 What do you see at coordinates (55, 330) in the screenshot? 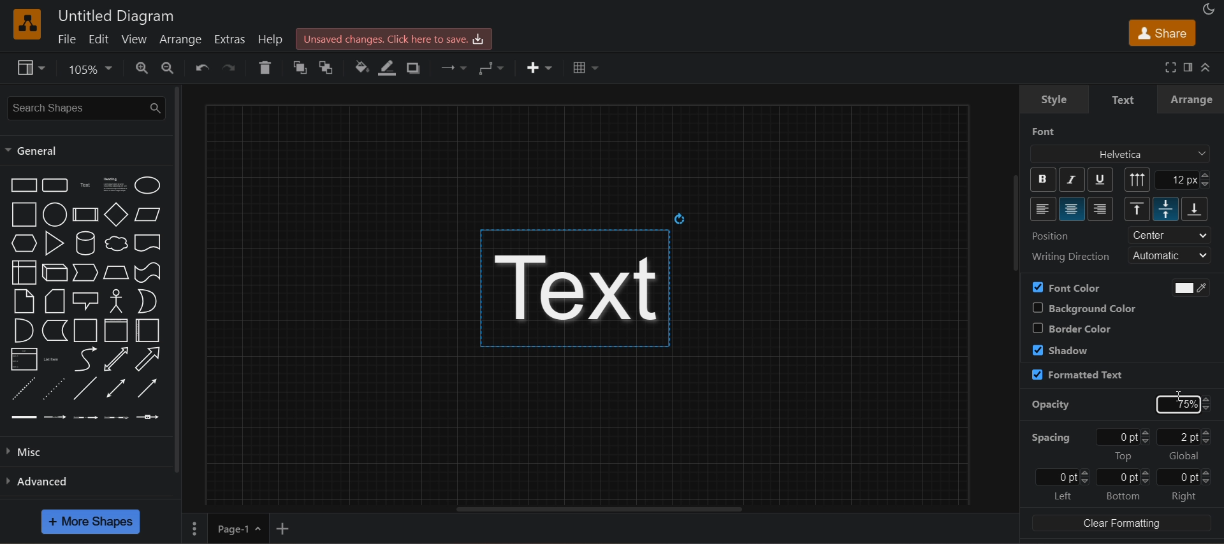
I see `data storage` at bounding box center [55, 330].